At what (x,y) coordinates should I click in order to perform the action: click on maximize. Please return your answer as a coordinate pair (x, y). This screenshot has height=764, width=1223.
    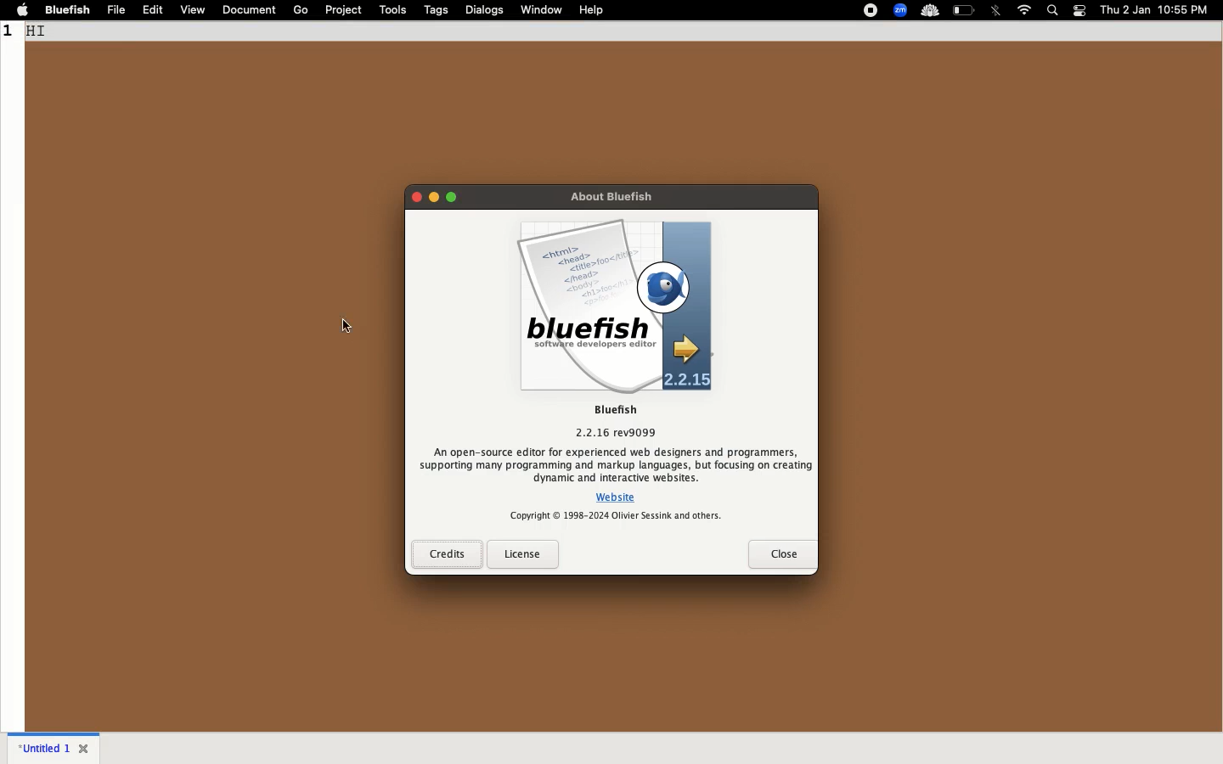
    Looking at the image, I should click on (451, 197).